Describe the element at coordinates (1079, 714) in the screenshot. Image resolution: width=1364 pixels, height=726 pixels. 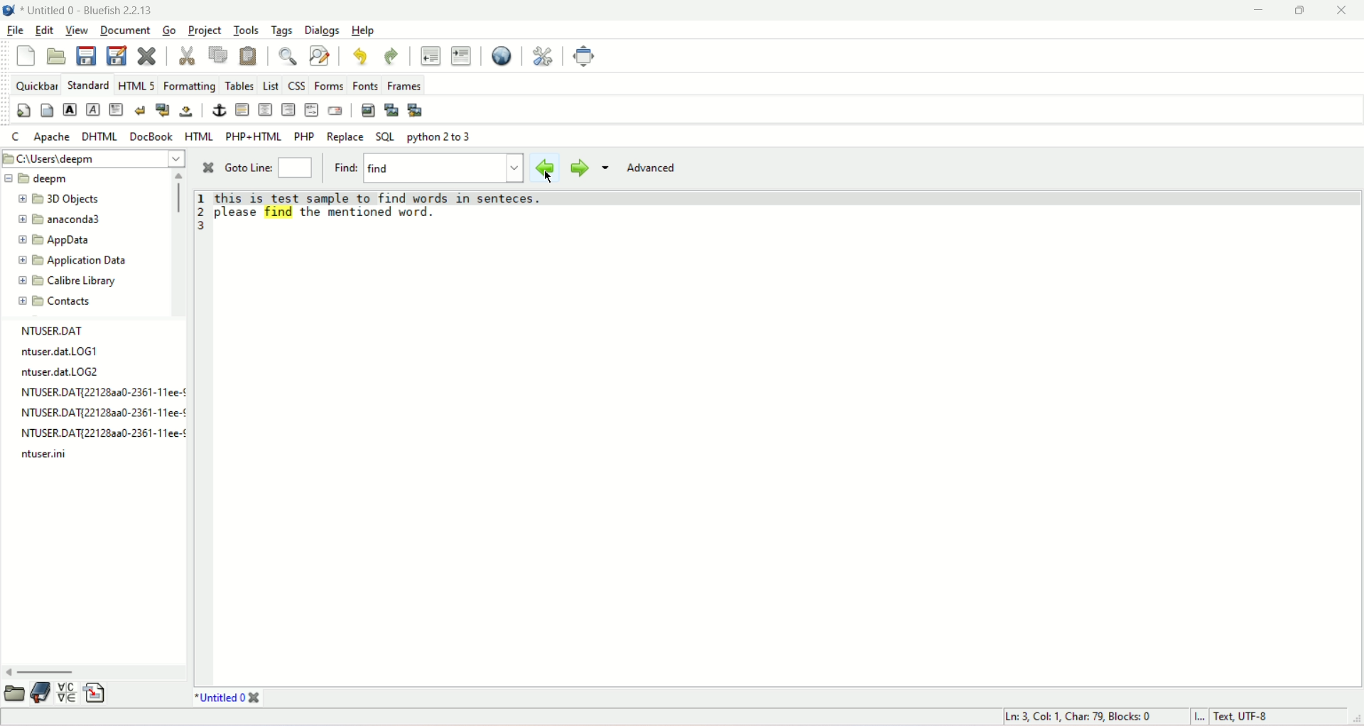
I see `Ln: 3, Cok: 1, Char: 79, Blocks: 0` at that location.